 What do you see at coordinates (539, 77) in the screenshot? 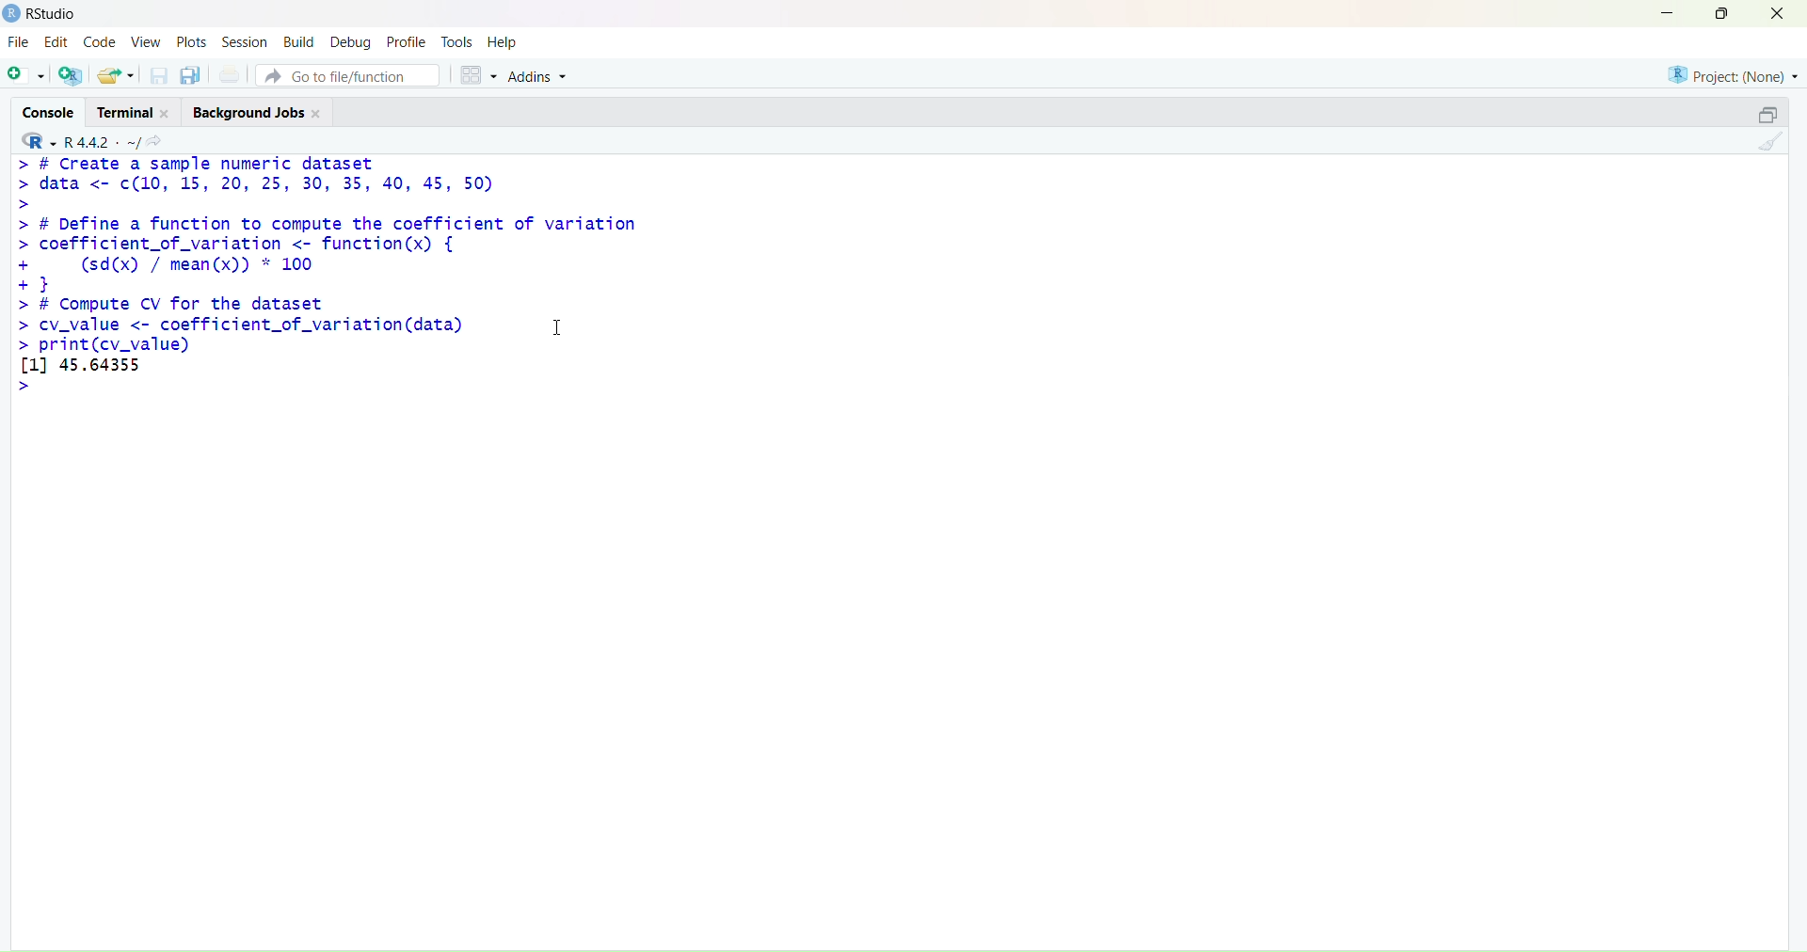
I see `Addins` at bounding box center [539, 77].